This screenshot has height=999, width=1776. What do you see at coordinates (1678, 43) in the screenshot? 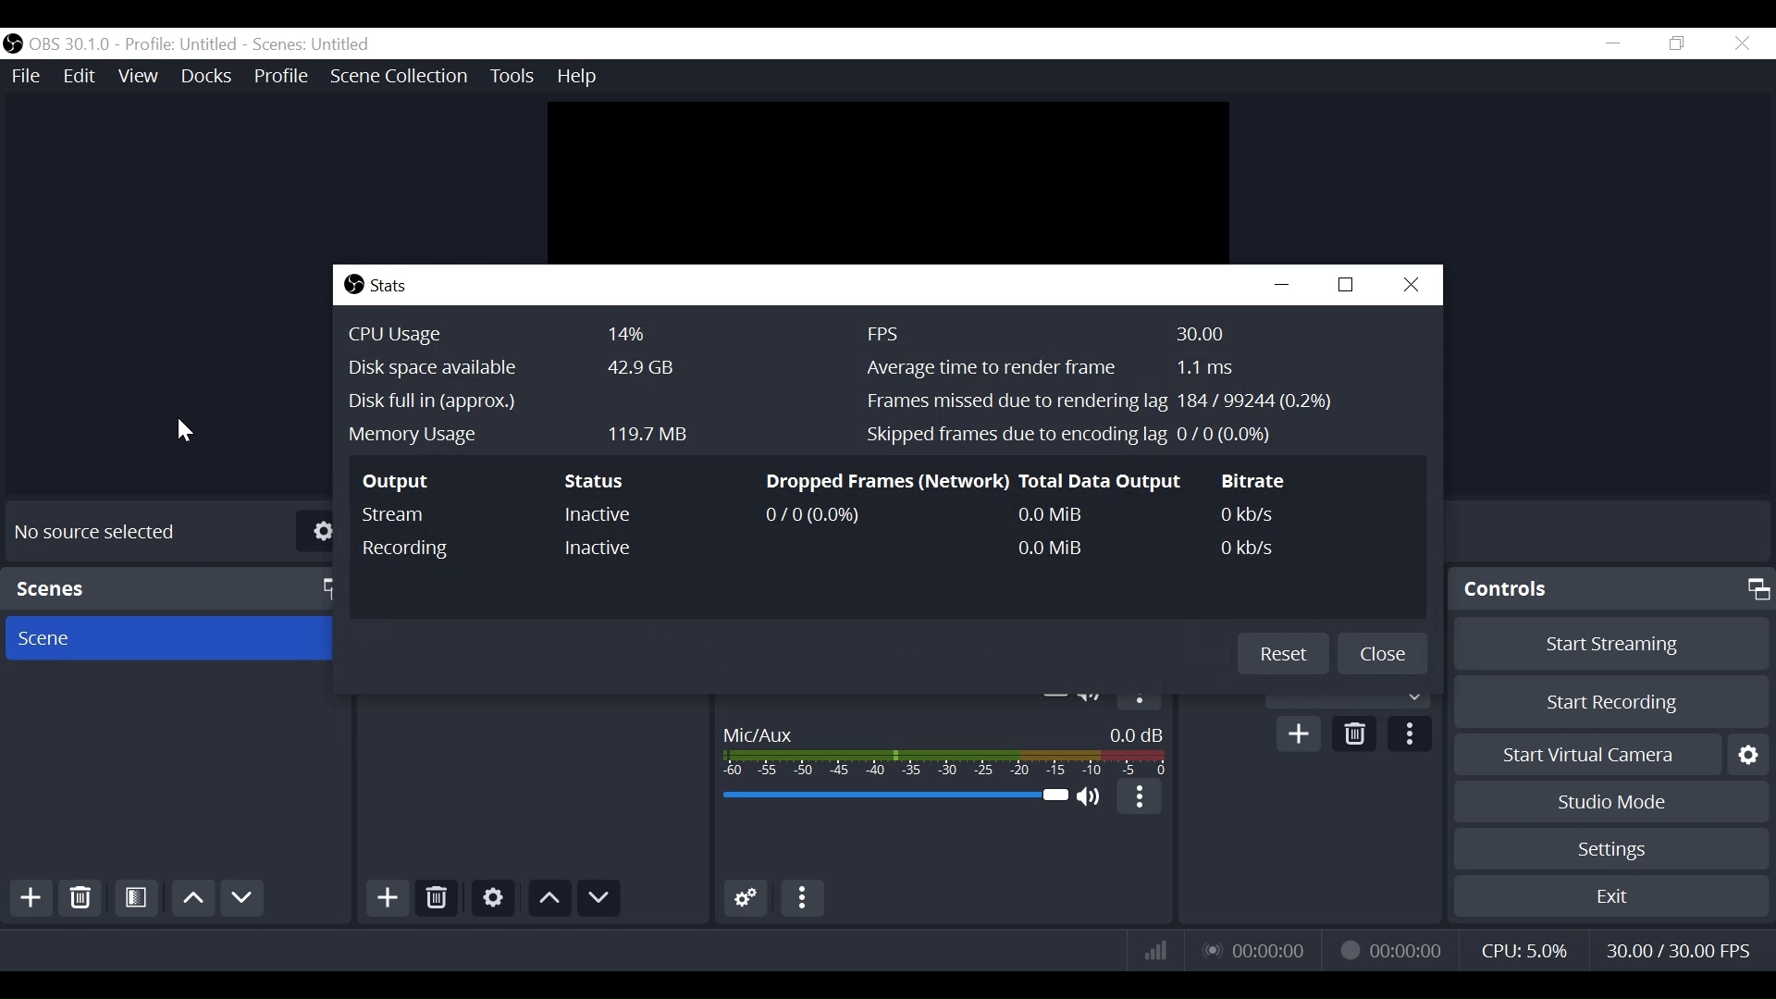
I see `Restore` at bounding box center [1678, 43].